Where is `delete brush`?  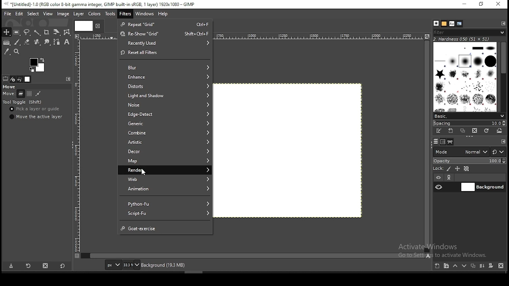 delete brush is located at coordinates (475, 131).